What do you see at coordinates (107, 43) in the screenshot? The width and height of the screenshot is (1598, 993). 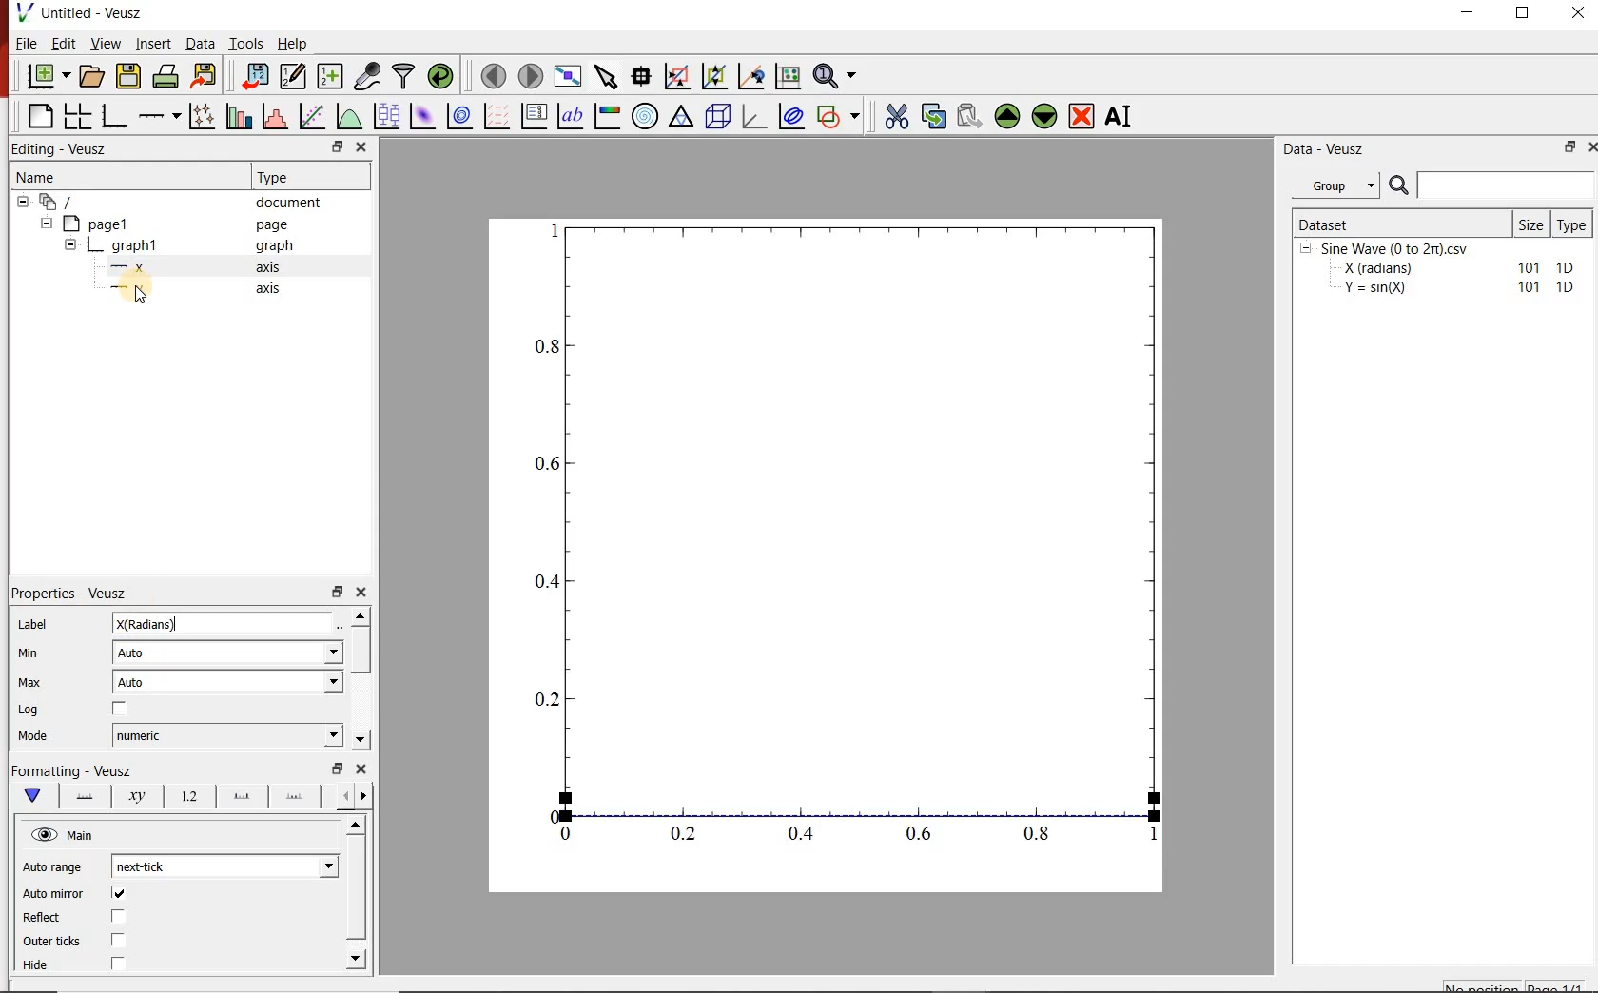 I see `View` at bounding box center [107, 43].